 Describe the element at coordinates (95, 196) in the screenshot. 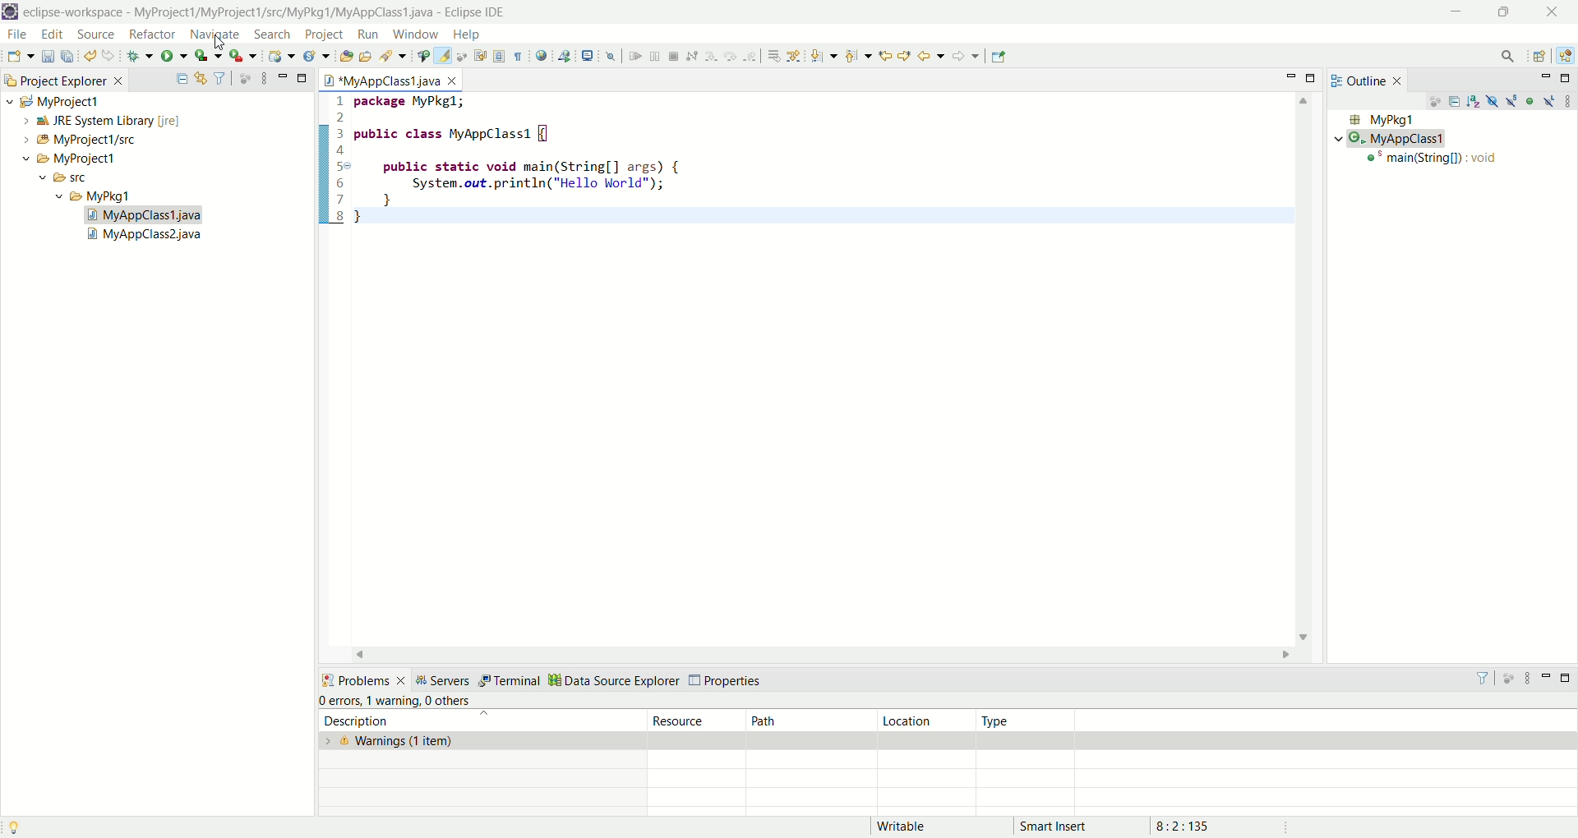

I see `mypkg1` at that location.